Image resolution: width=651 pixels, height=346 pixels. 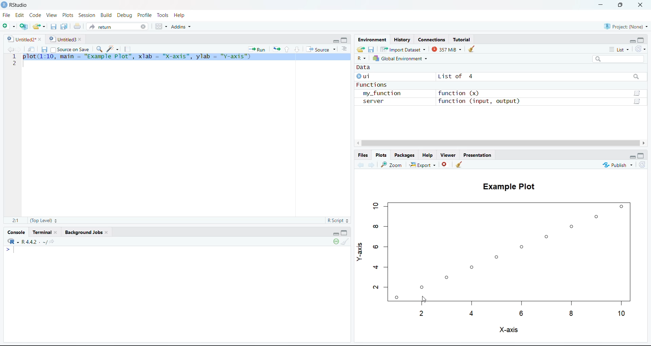 I want to click on Open an existing file (Ctrl + O), so click(x=38, y=27).